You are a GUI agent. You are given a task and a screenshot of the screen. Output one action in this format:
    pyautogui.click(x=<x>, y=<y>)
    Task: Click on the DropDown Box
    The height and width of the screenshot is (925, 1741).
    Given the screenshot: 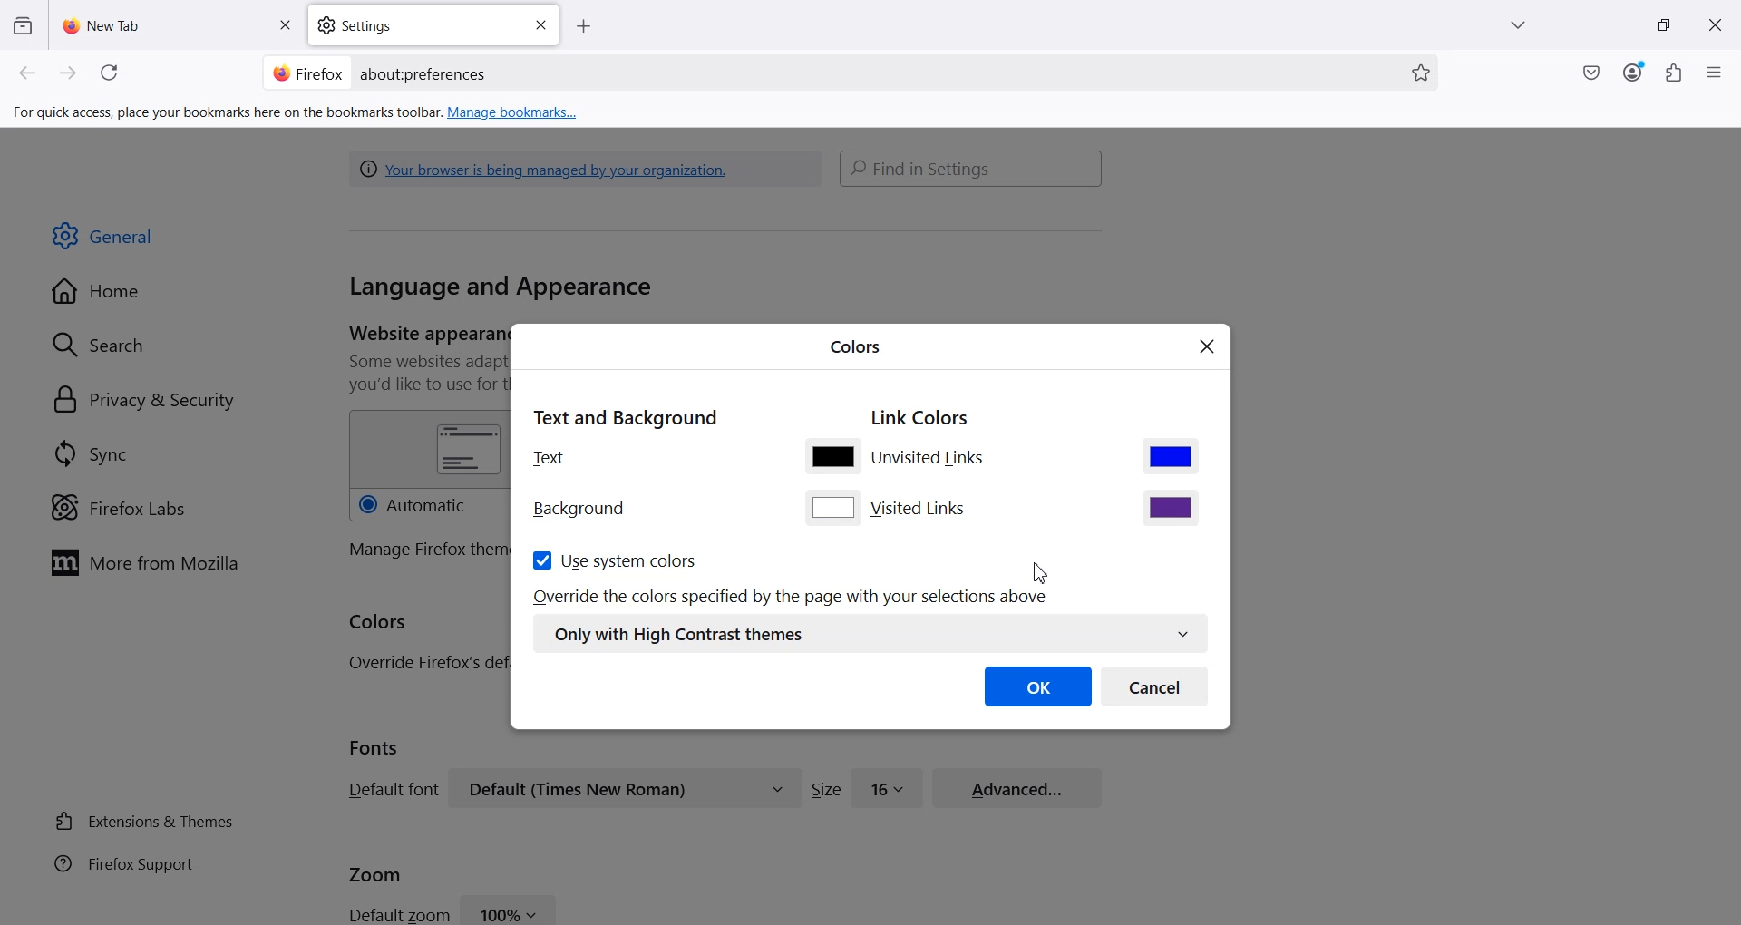 What is the action you would take?
    pyautogui.click(x=1522, y=25)
    